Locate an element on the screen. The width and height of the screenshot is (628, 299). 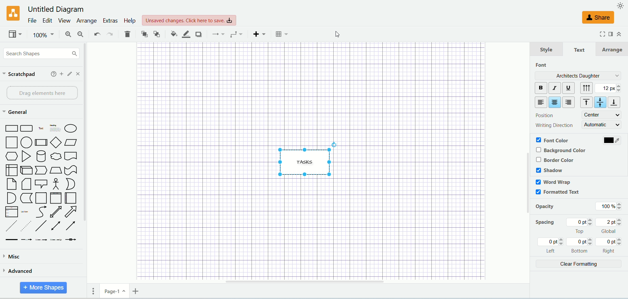
connection is located at coordinates (216, 34).